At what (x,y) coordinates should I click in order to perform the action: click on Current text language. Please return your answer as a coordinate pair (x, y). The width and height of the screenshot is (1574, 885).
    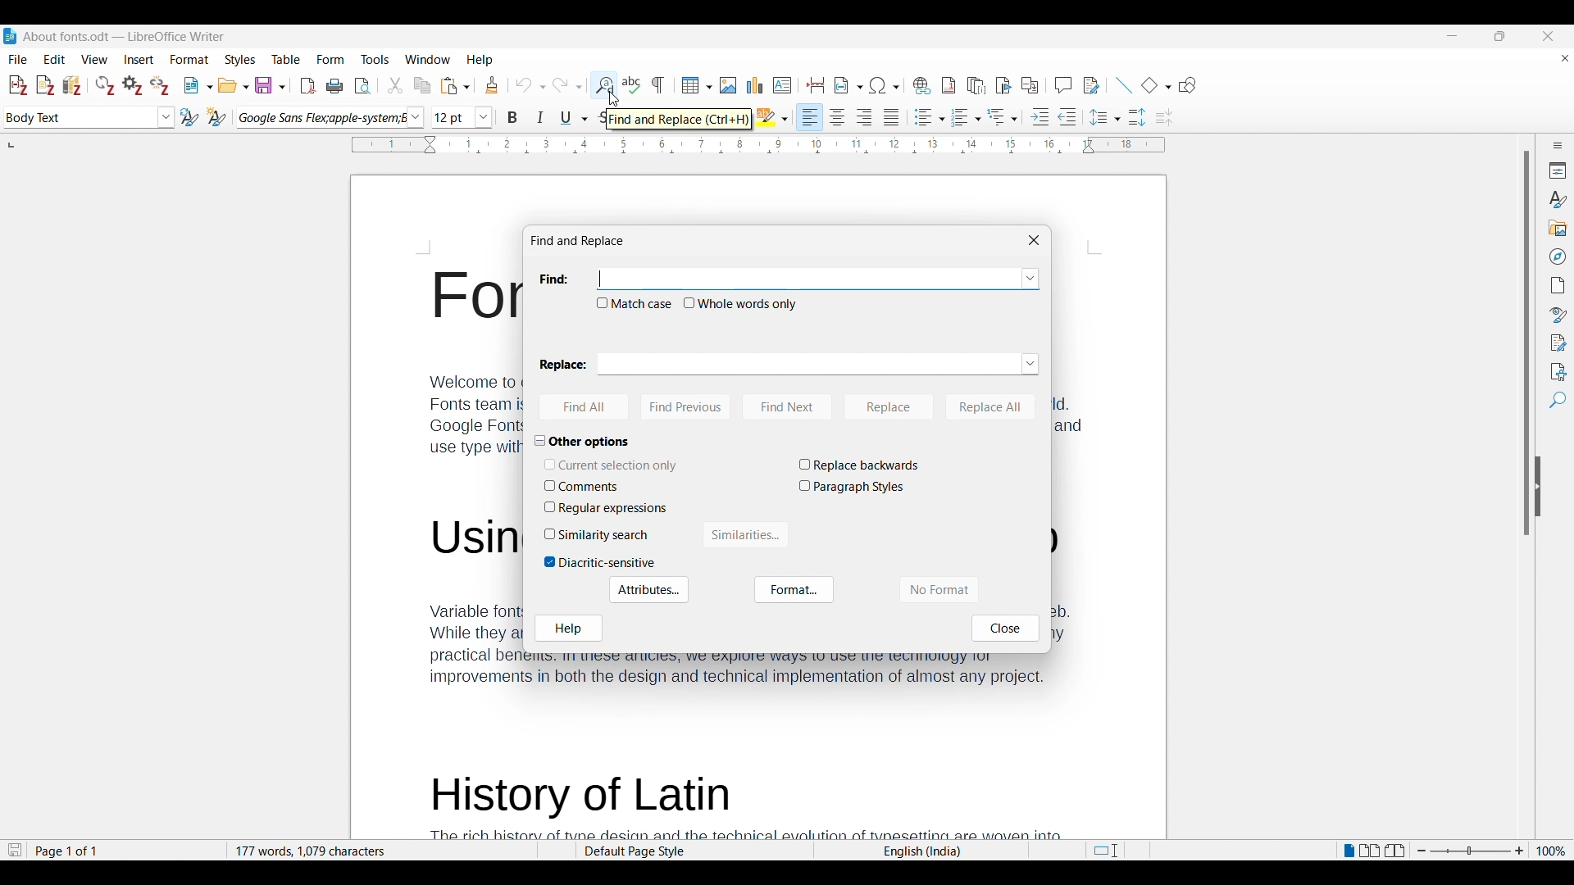
    Looking at the image, I should click on (921, 851).